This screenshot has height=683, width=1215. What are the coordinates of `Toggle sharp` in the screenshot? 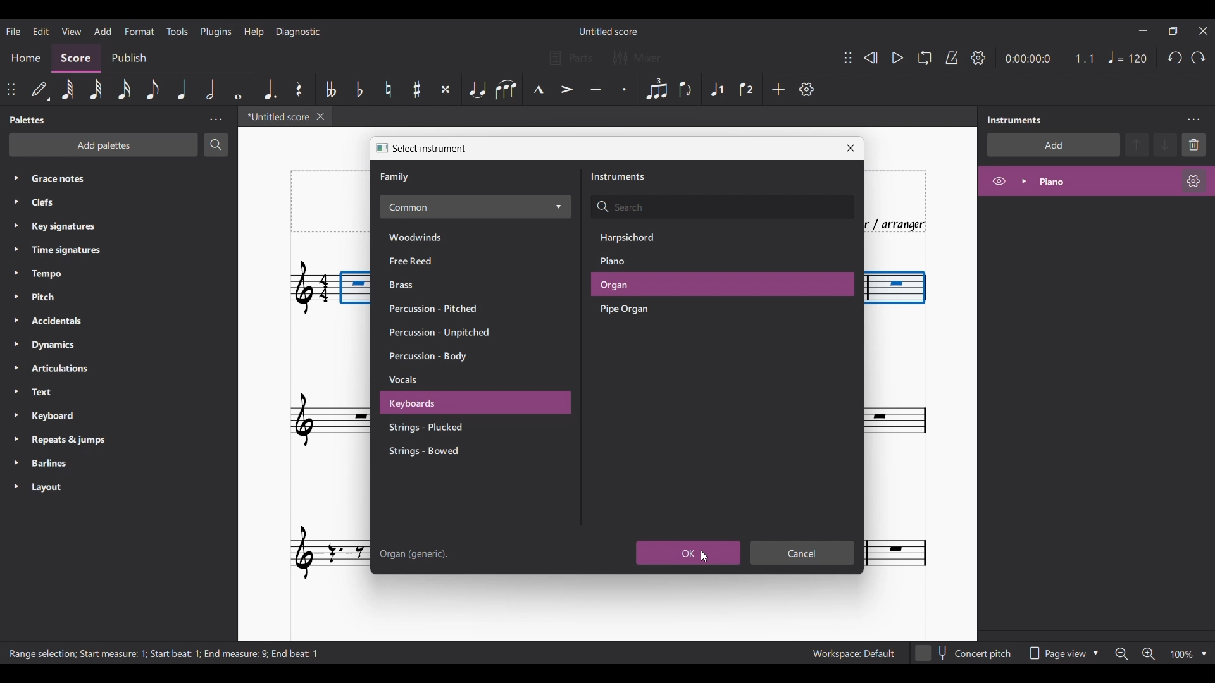 It's located at (417, 89).